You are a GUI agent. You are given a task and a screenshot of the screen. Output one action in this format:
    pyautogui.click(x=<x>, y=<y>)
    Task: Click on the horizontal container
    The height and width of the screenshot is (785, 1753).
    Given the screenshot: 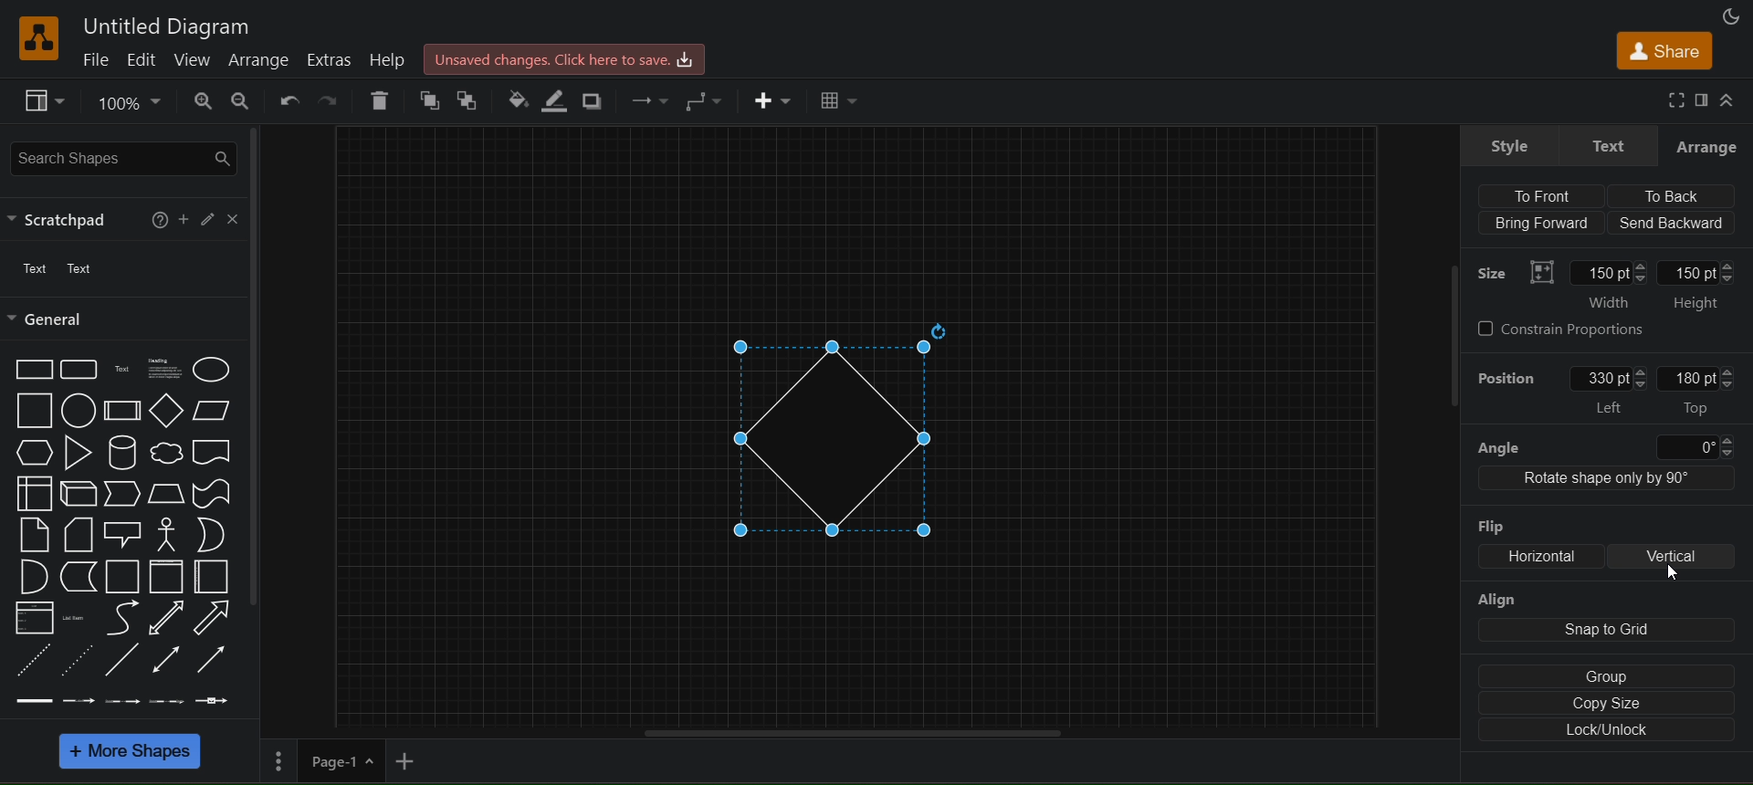 What is the action you would take?
    pyautogui.click(x=211, y=575)
    